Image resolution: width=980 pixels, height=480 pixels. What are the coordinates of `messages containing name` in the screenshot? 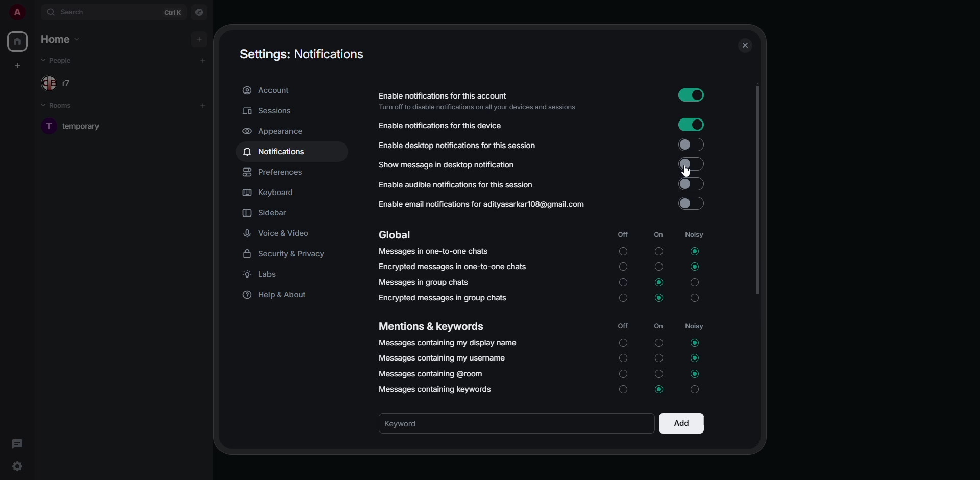 It's located at (449, 343).